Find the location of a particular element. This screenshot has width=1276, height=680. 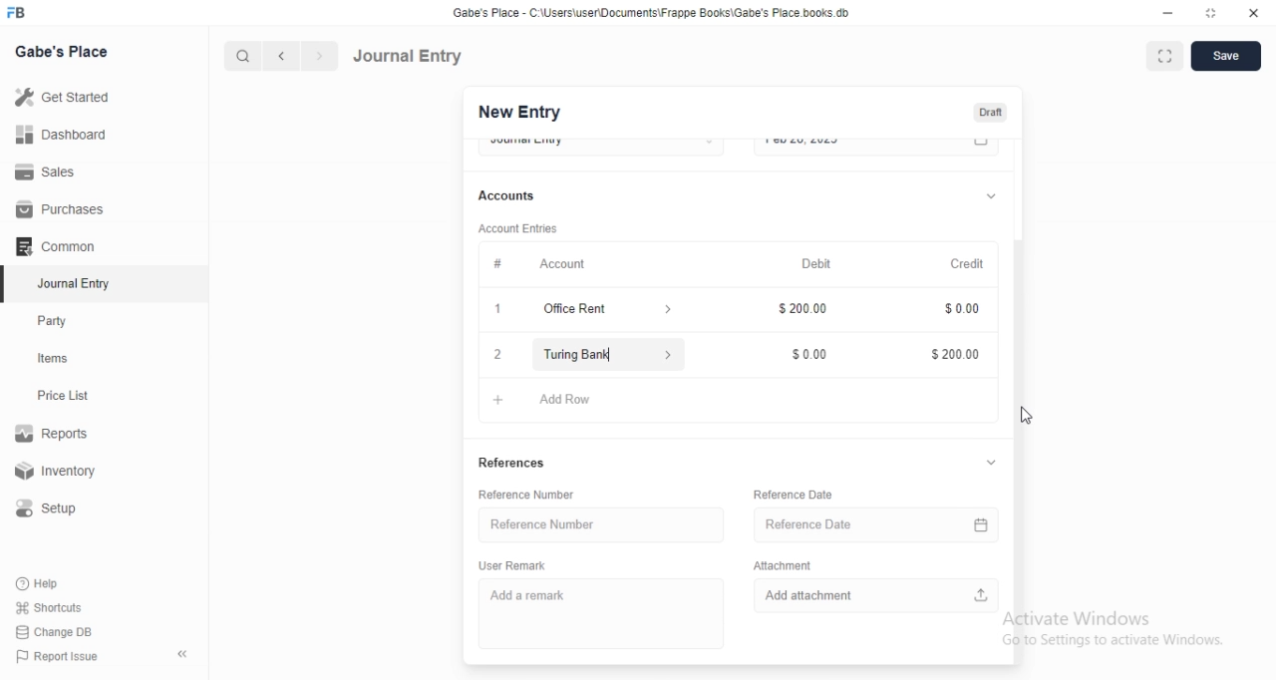

close is located at coordinates (1254, 11).